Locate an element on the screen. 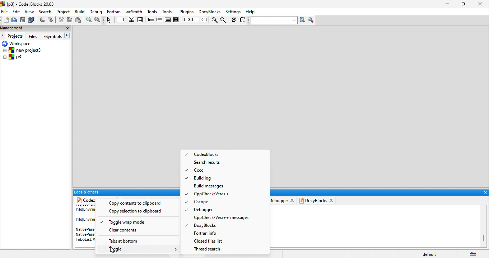  toggle source is located at coordinates (234, 20).